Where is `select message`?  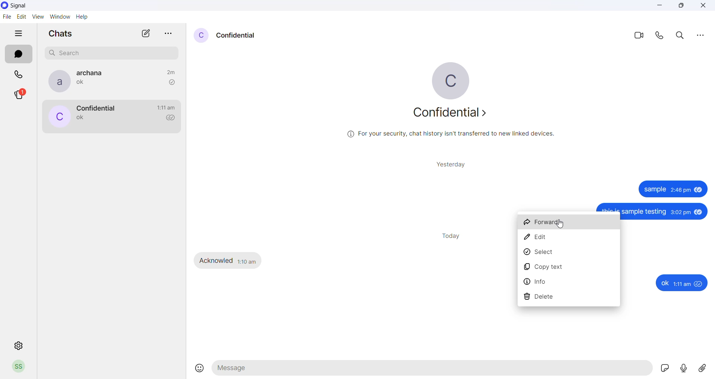
select message is located at coordinates (570, 254).